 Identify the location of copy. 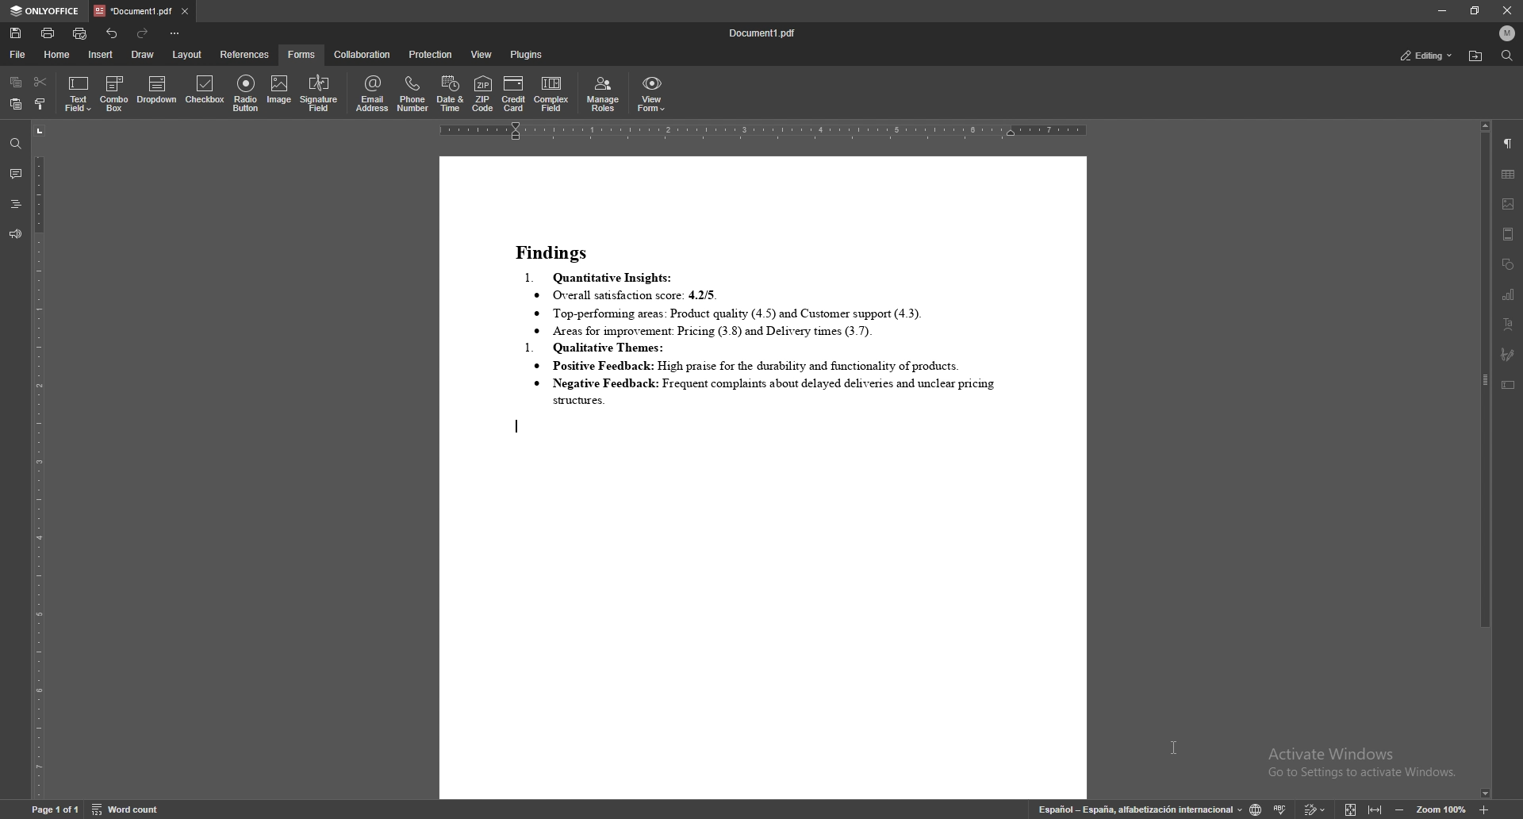
(16, 82).